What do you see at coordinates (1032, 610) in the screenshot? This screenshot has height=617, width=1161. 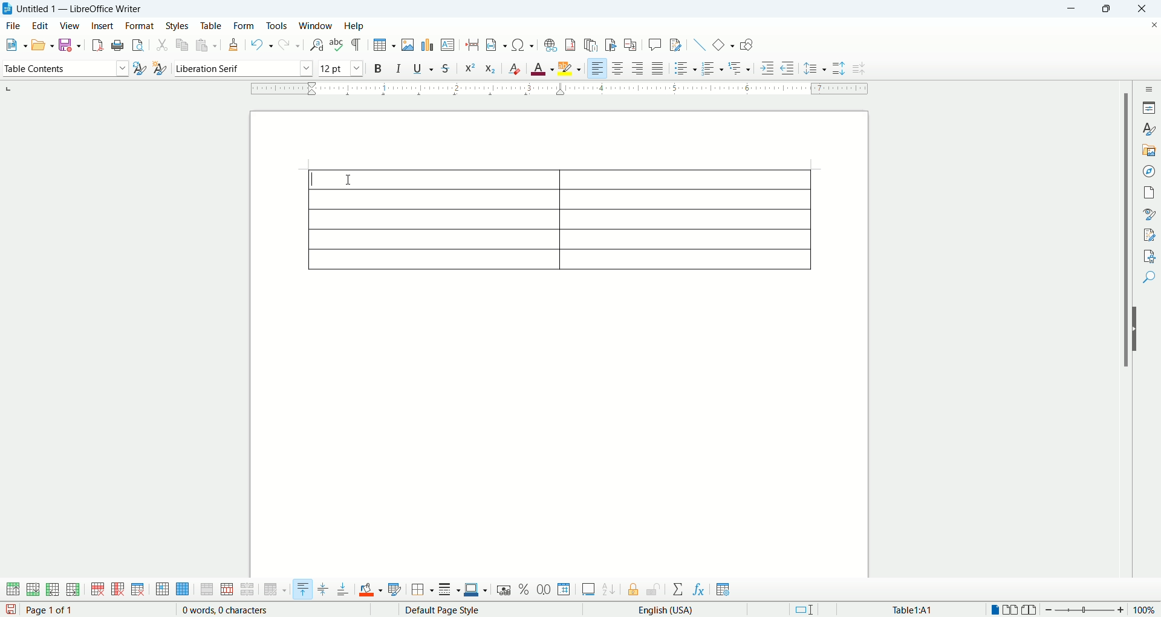 I see `book view` at bounding box center [1032, 610].